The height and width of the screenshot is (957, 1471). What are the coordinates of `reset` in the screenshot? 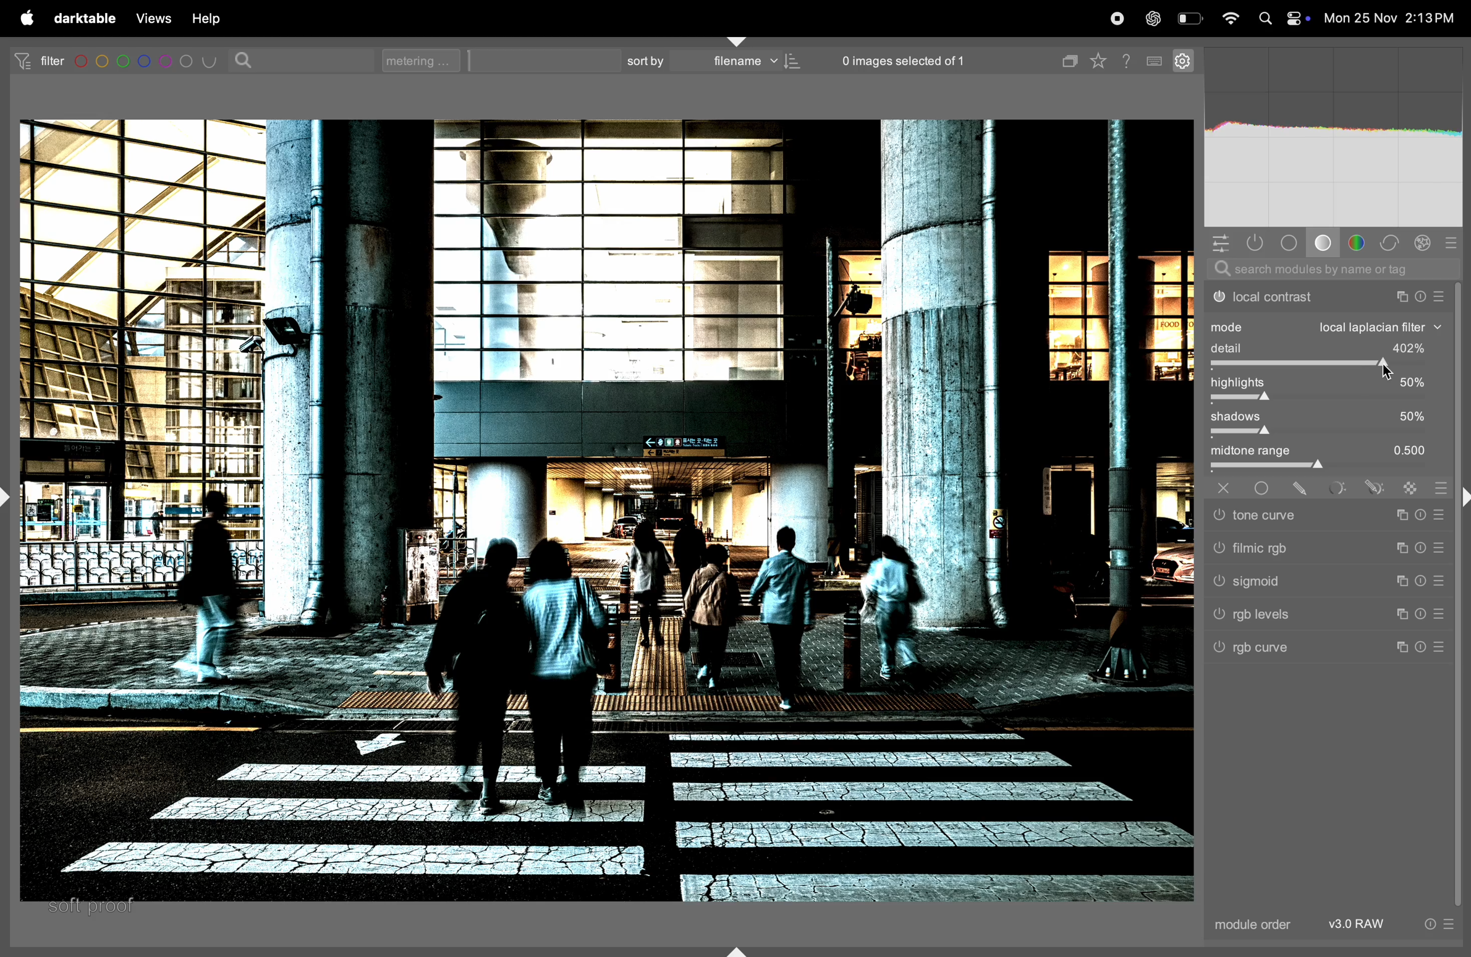 It's located at (1422, 583).